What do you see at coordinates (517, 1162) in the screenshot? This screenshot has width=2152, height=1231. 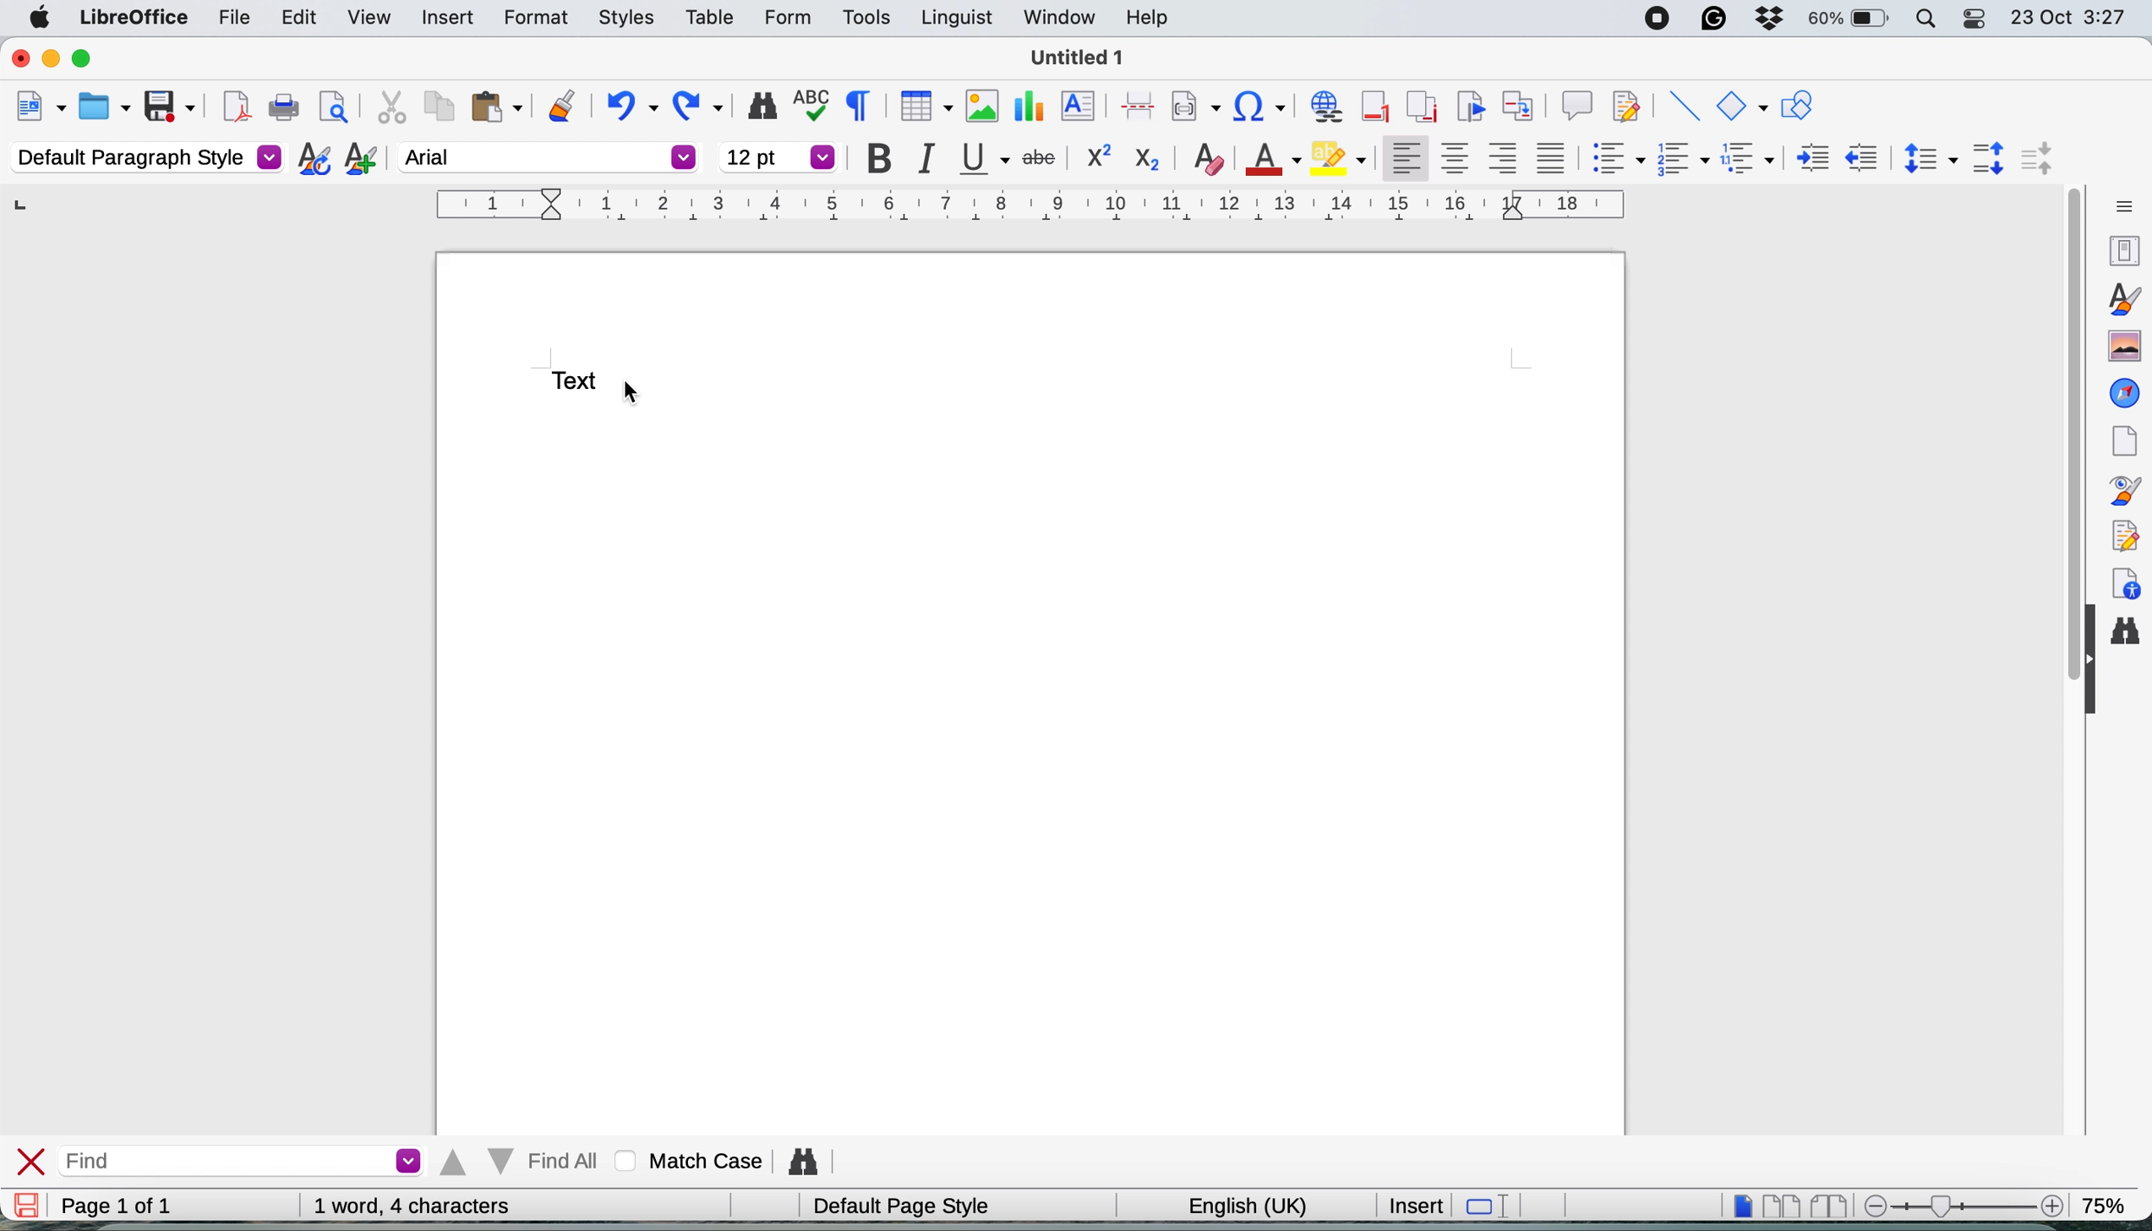 I see `find all` at bounding box center [517, 1162].